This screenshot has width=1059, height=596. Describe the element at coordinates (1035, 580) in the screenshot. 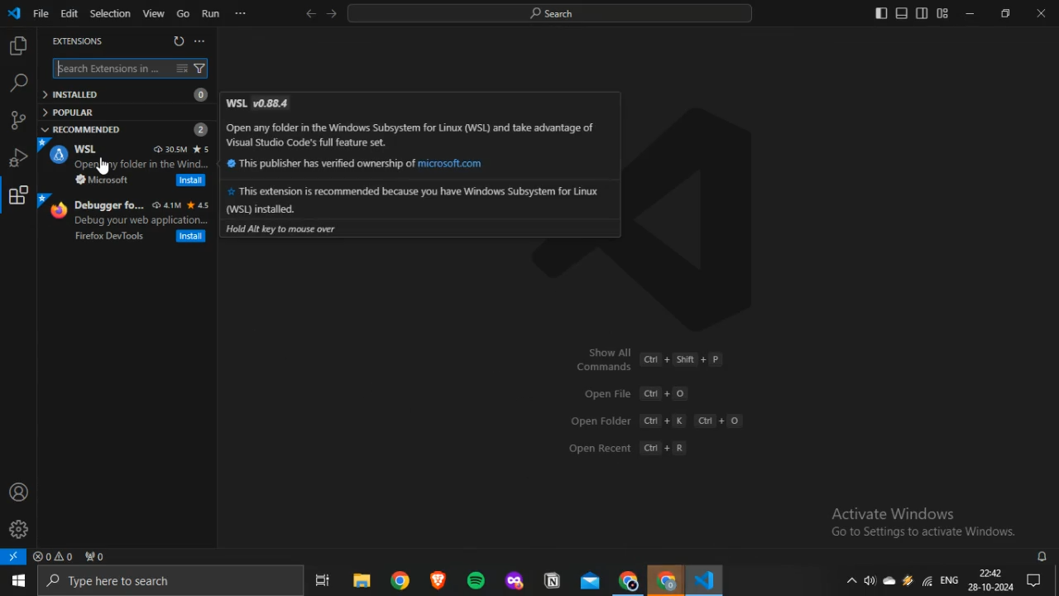

I see `Notifications` at that location.